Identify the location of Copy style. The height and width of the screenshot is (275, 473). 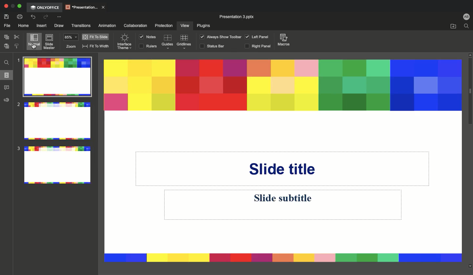
(16, 47).